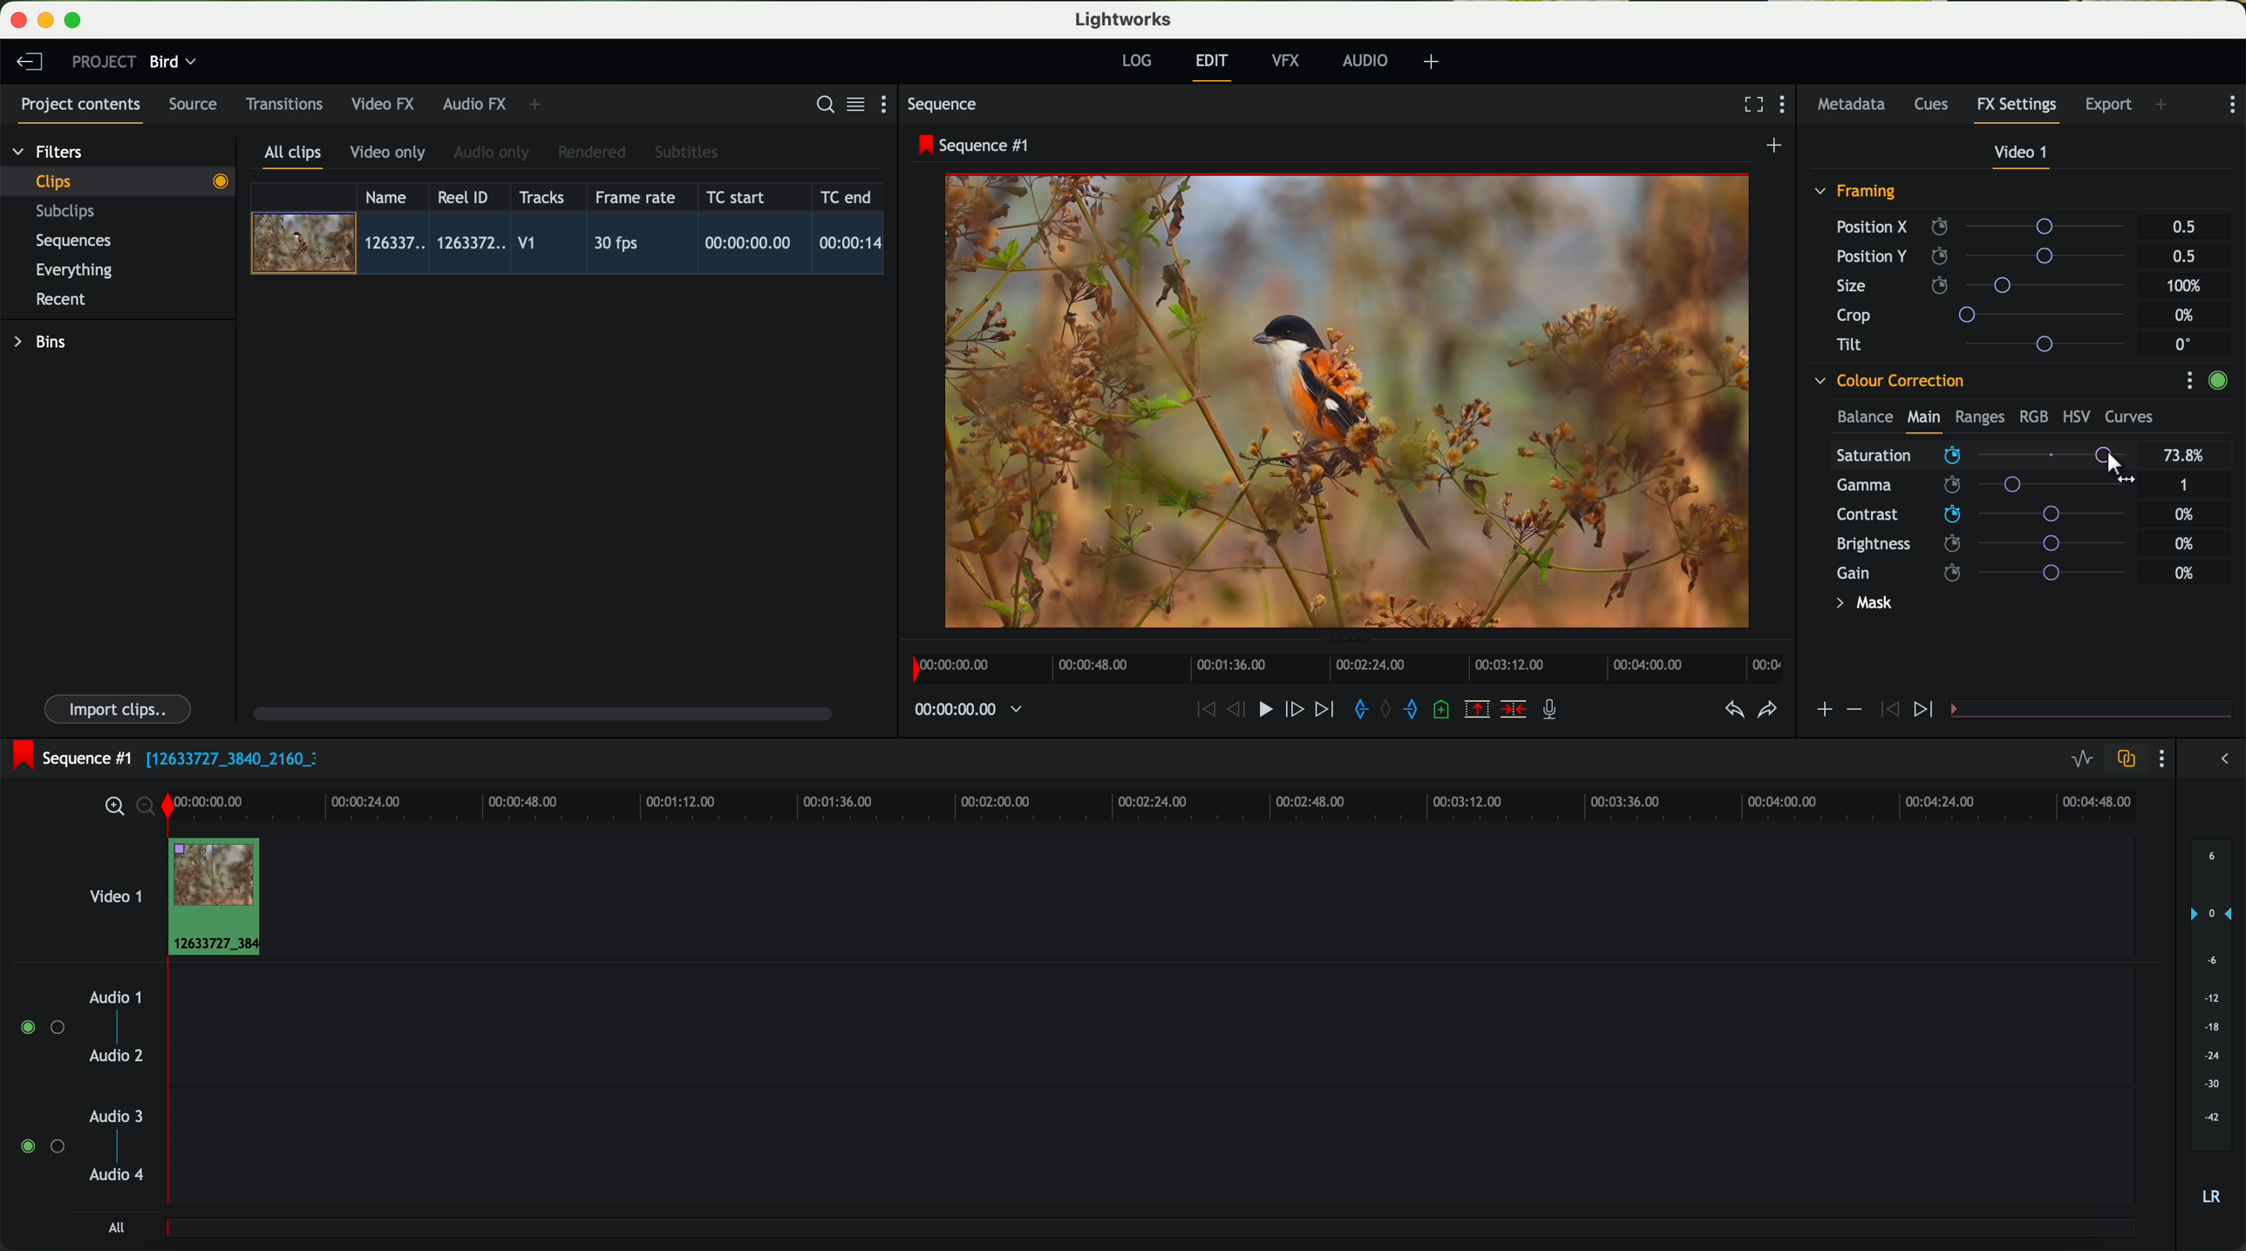  Describe the element at coordinates (1777, 146) in the screenshot. I see `create a new sequence` at that location.